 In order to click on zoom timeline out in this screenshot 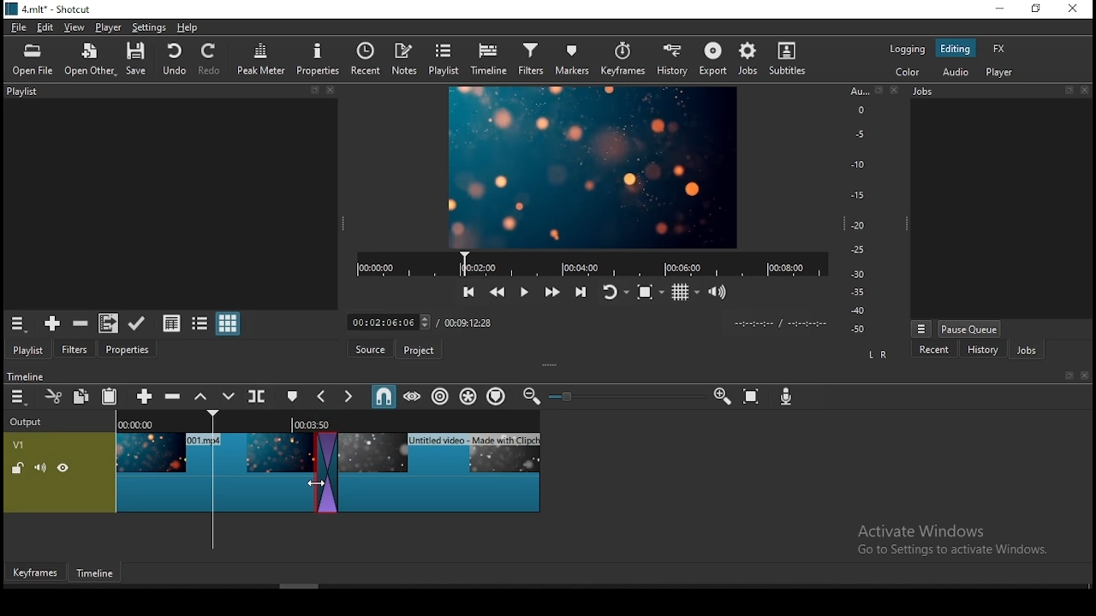, I will do `click(530, 397)`.